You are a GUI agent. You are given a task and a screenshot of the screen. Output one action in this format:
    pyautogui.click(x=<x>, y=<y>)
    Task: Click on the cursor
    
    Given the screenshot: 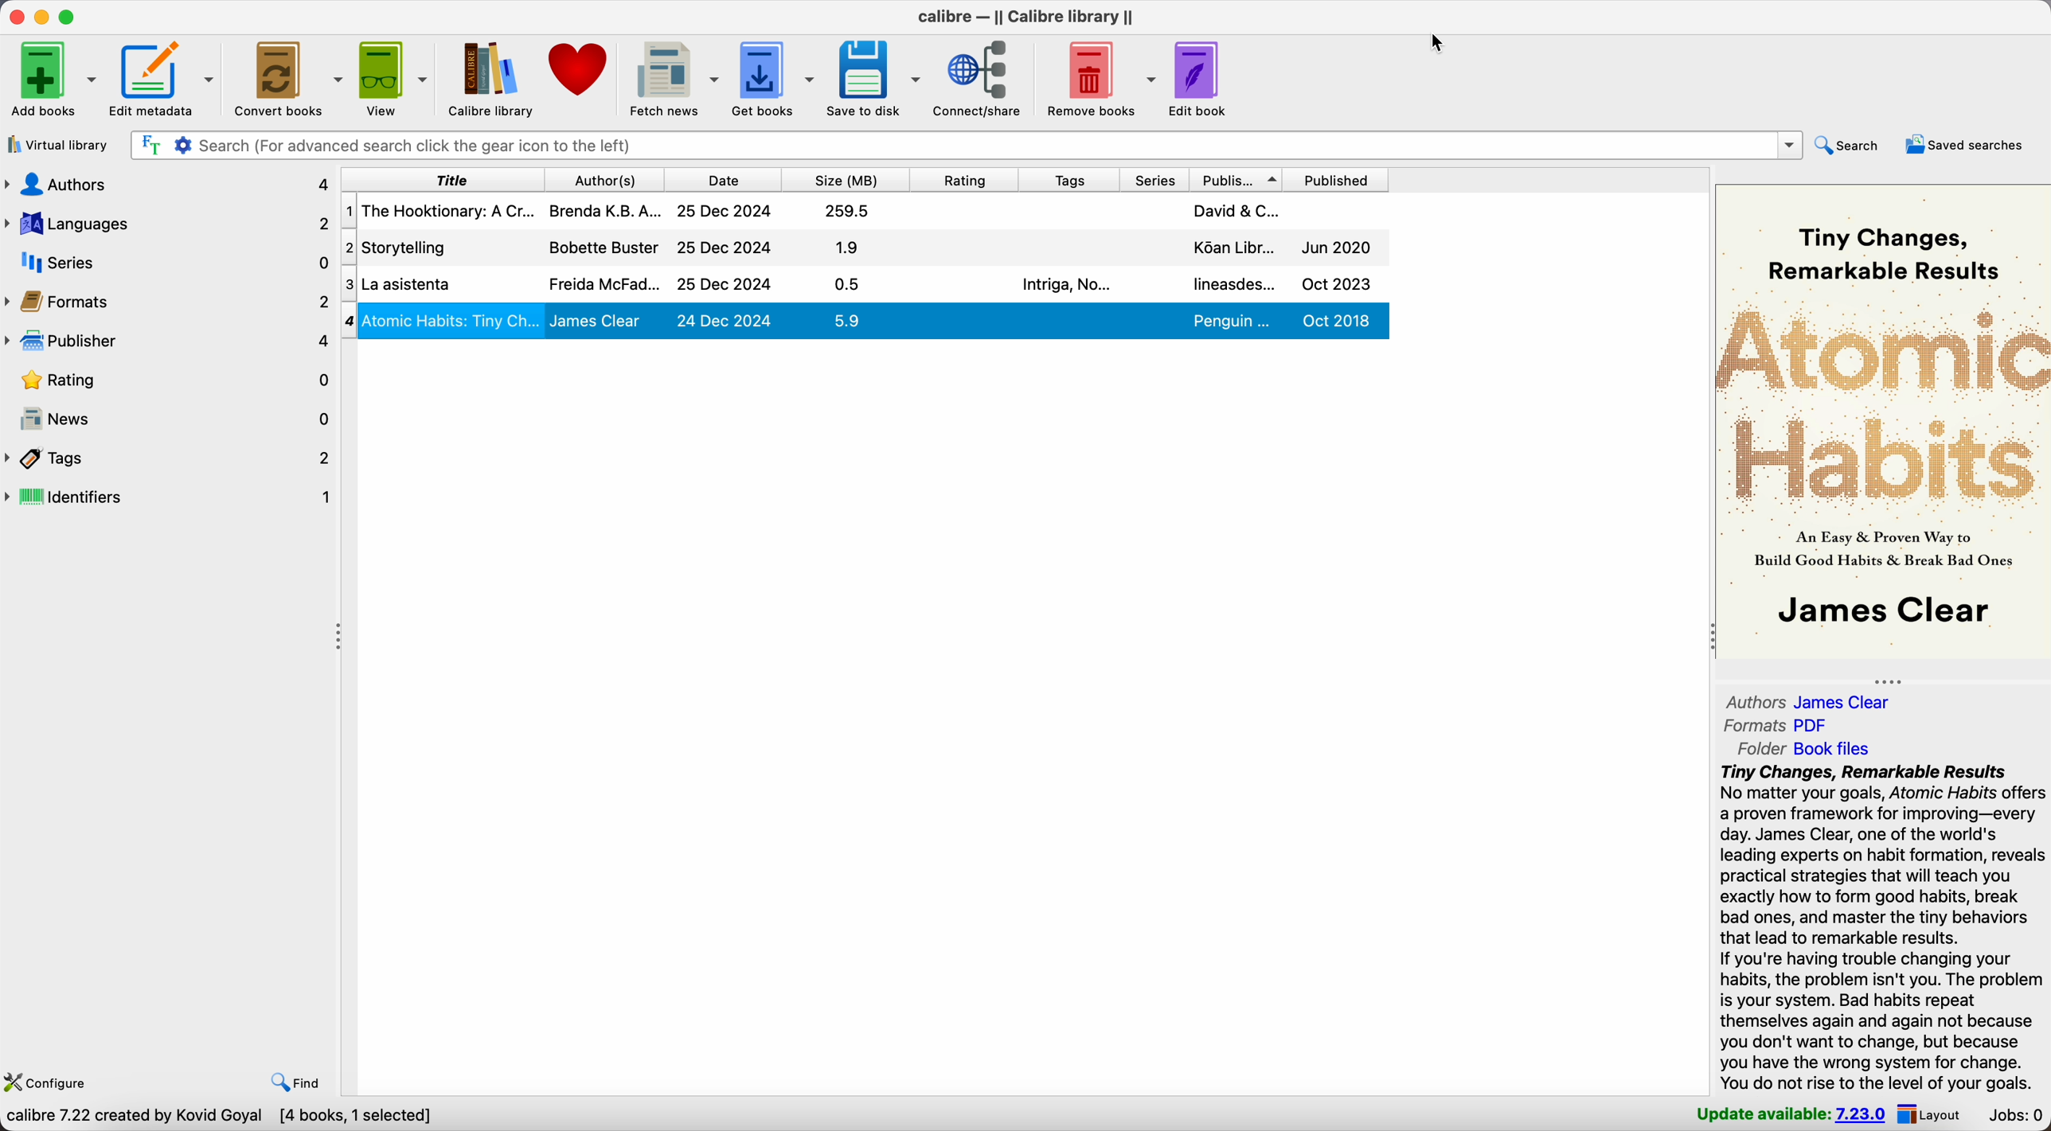 What is the action you would take?
    pyautogui.click(x=1437, y=42)
    